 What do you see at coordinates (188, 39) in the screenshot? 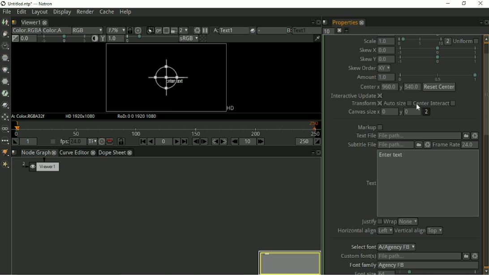
I see `sRGB` at bounding box center [188, 39].